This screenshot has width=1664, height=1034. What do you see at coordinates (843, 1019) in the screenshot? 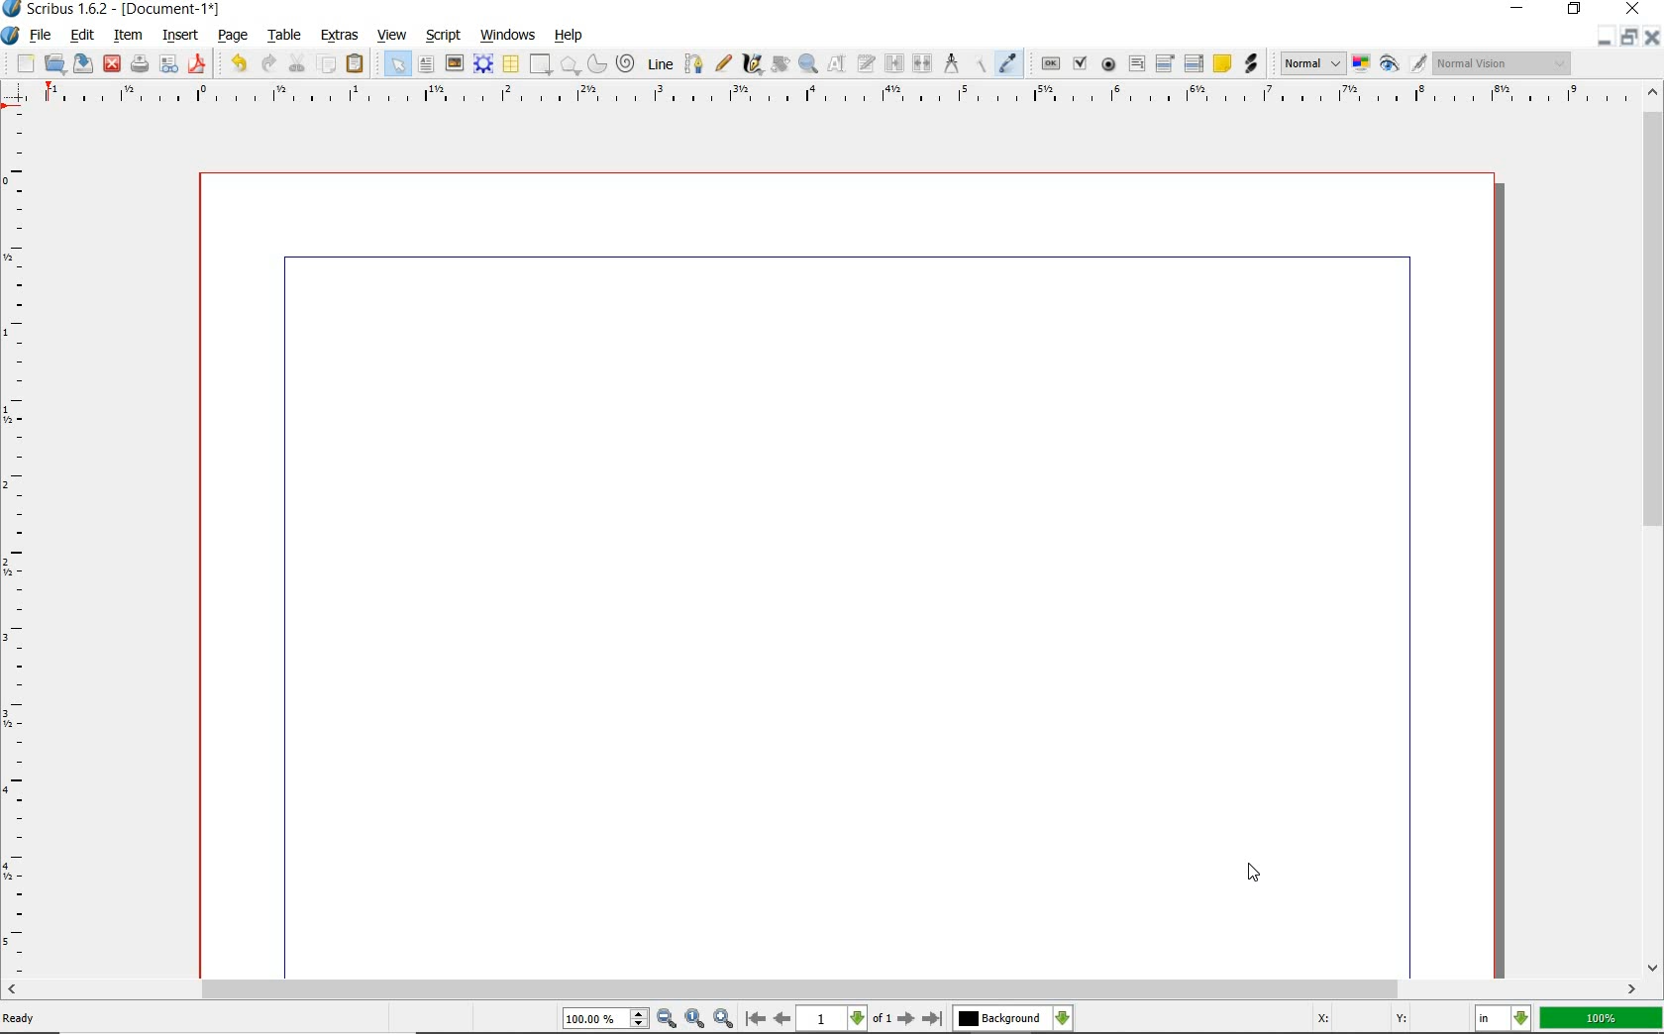
I see `move to next or previous page` at bounding box center [843, 1019].